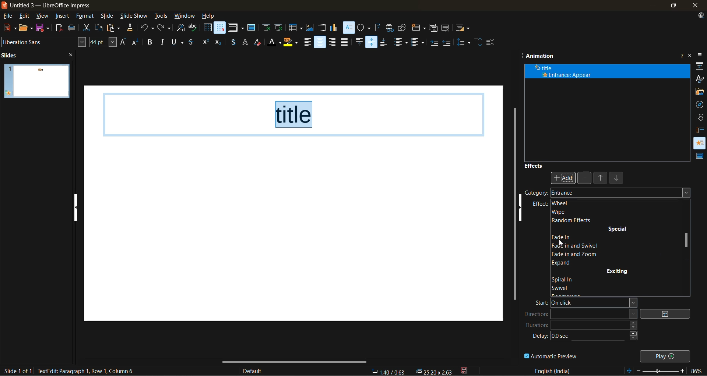 The image size is (707, 376). What do you see at coordinates (419, 42) in the screenshot?
I see `toggle ordered list` at bounding box center [419, 42].